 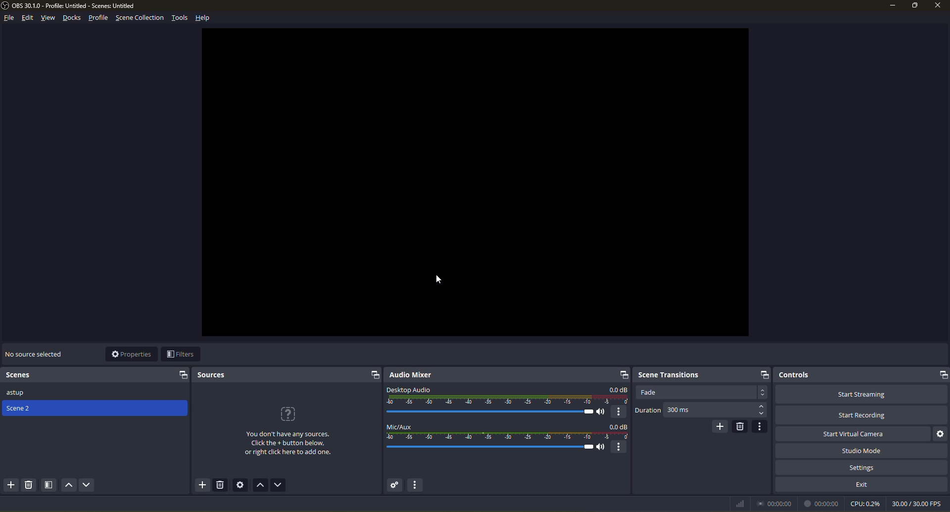 What do you see at coordinates (619, 412) in the screenshot?
I see `more options` at bounding box center [619, 412].